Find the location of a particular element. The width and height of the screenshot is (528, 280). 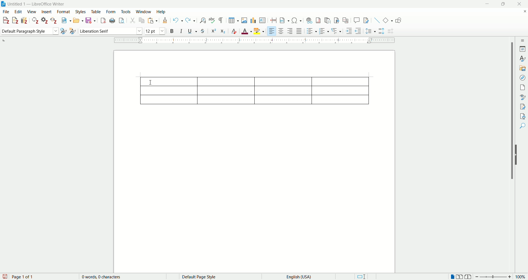

insert images is located at coordinates (244, 20).